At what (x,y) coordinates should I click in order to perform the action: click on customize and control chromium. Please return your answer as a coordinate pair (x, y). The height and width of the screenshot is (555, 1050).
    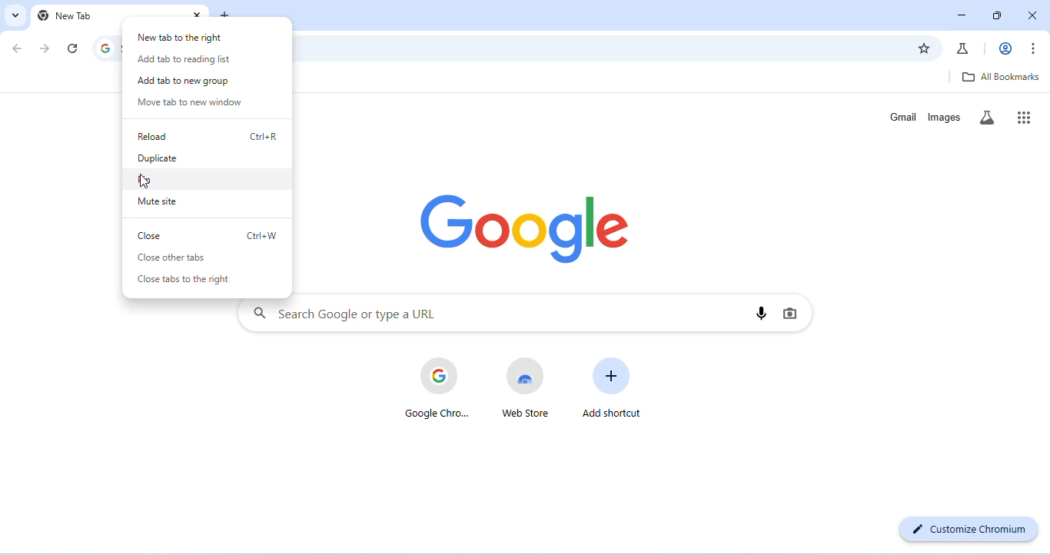
    Looking at the image, I should click on (1034, 47).